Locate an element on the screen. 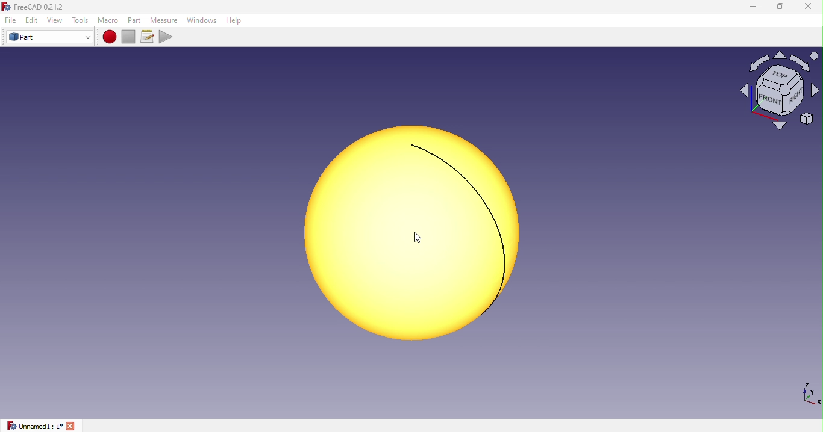 This screenshot has width=823, height=432. Part is located at coordinates (49, 37).